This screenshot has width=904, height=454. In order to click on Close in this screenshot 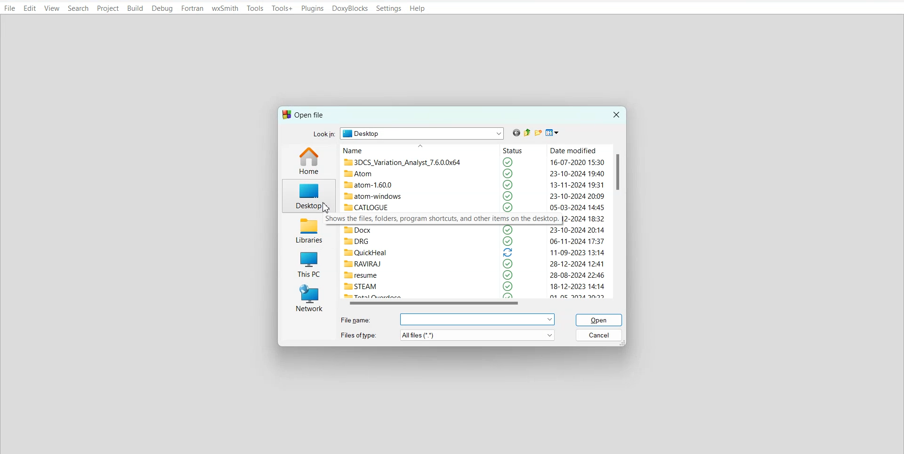, I will do `click(617, 113)`.